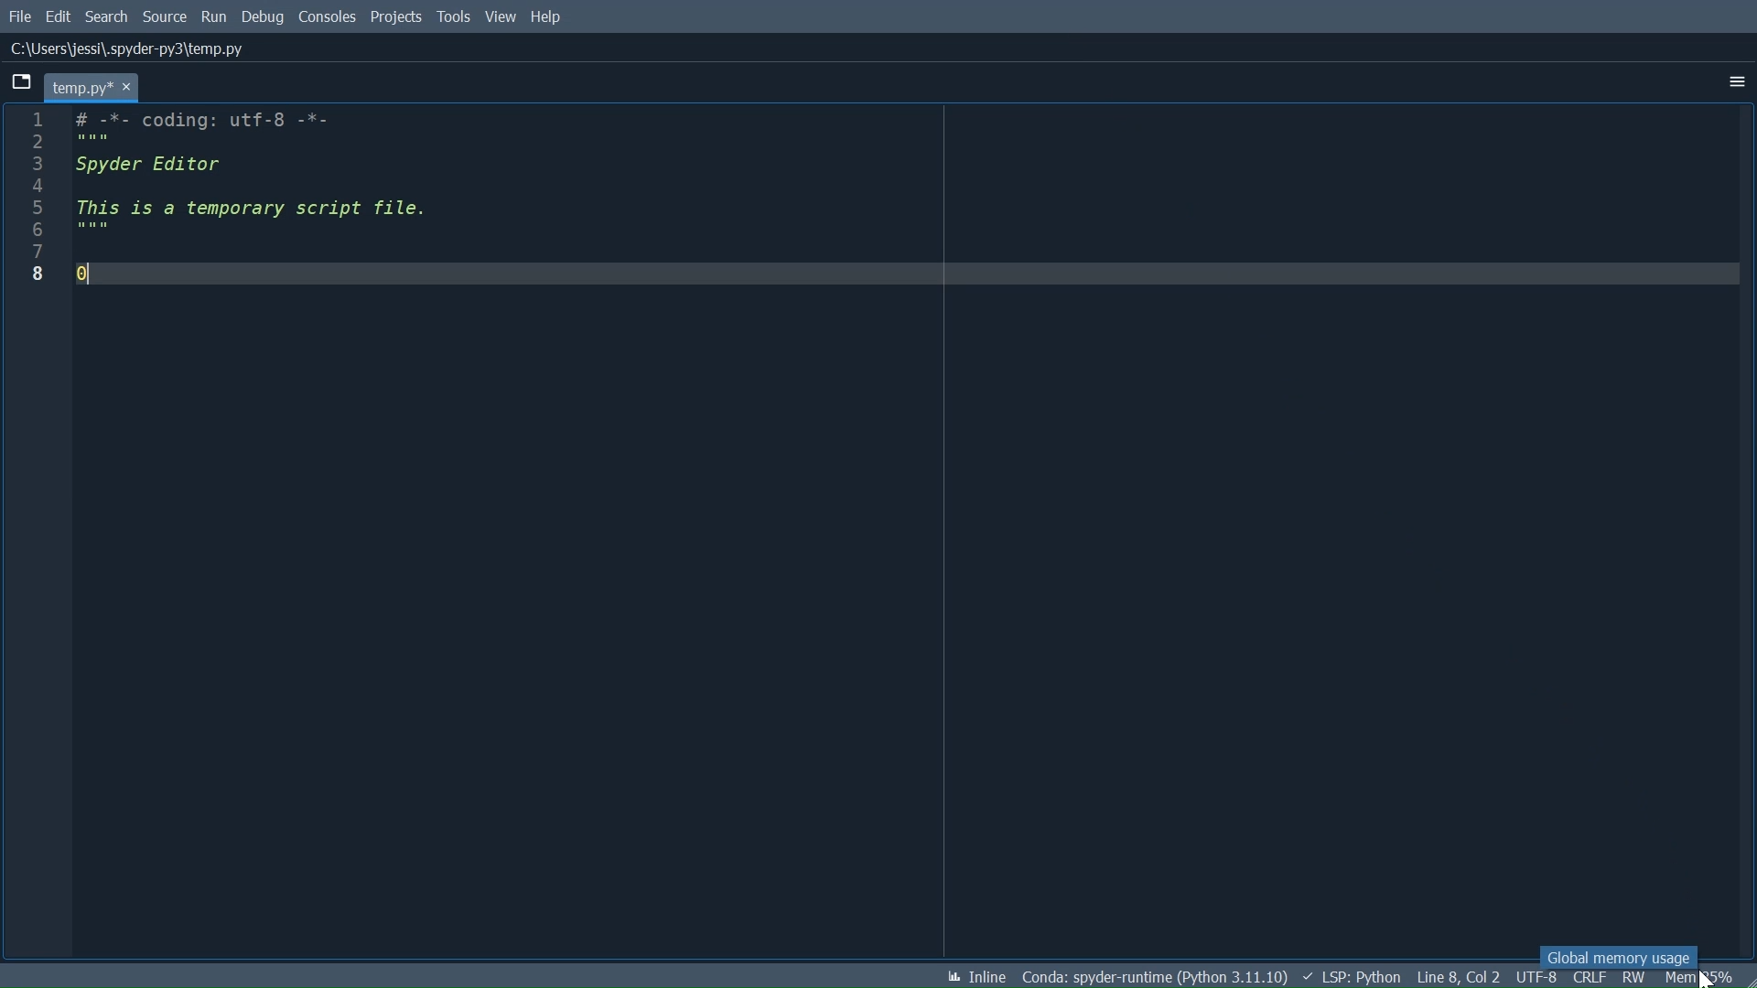 This screenshot has width=1757, height=988. Describe the element at coordinates (215, 16) in the screenshot. I see `Run` at that location.